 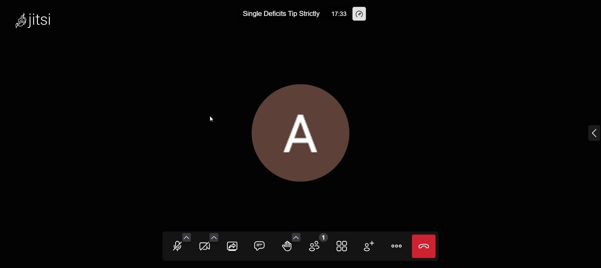 I want to click on tile view, so click(x=343, y=246).